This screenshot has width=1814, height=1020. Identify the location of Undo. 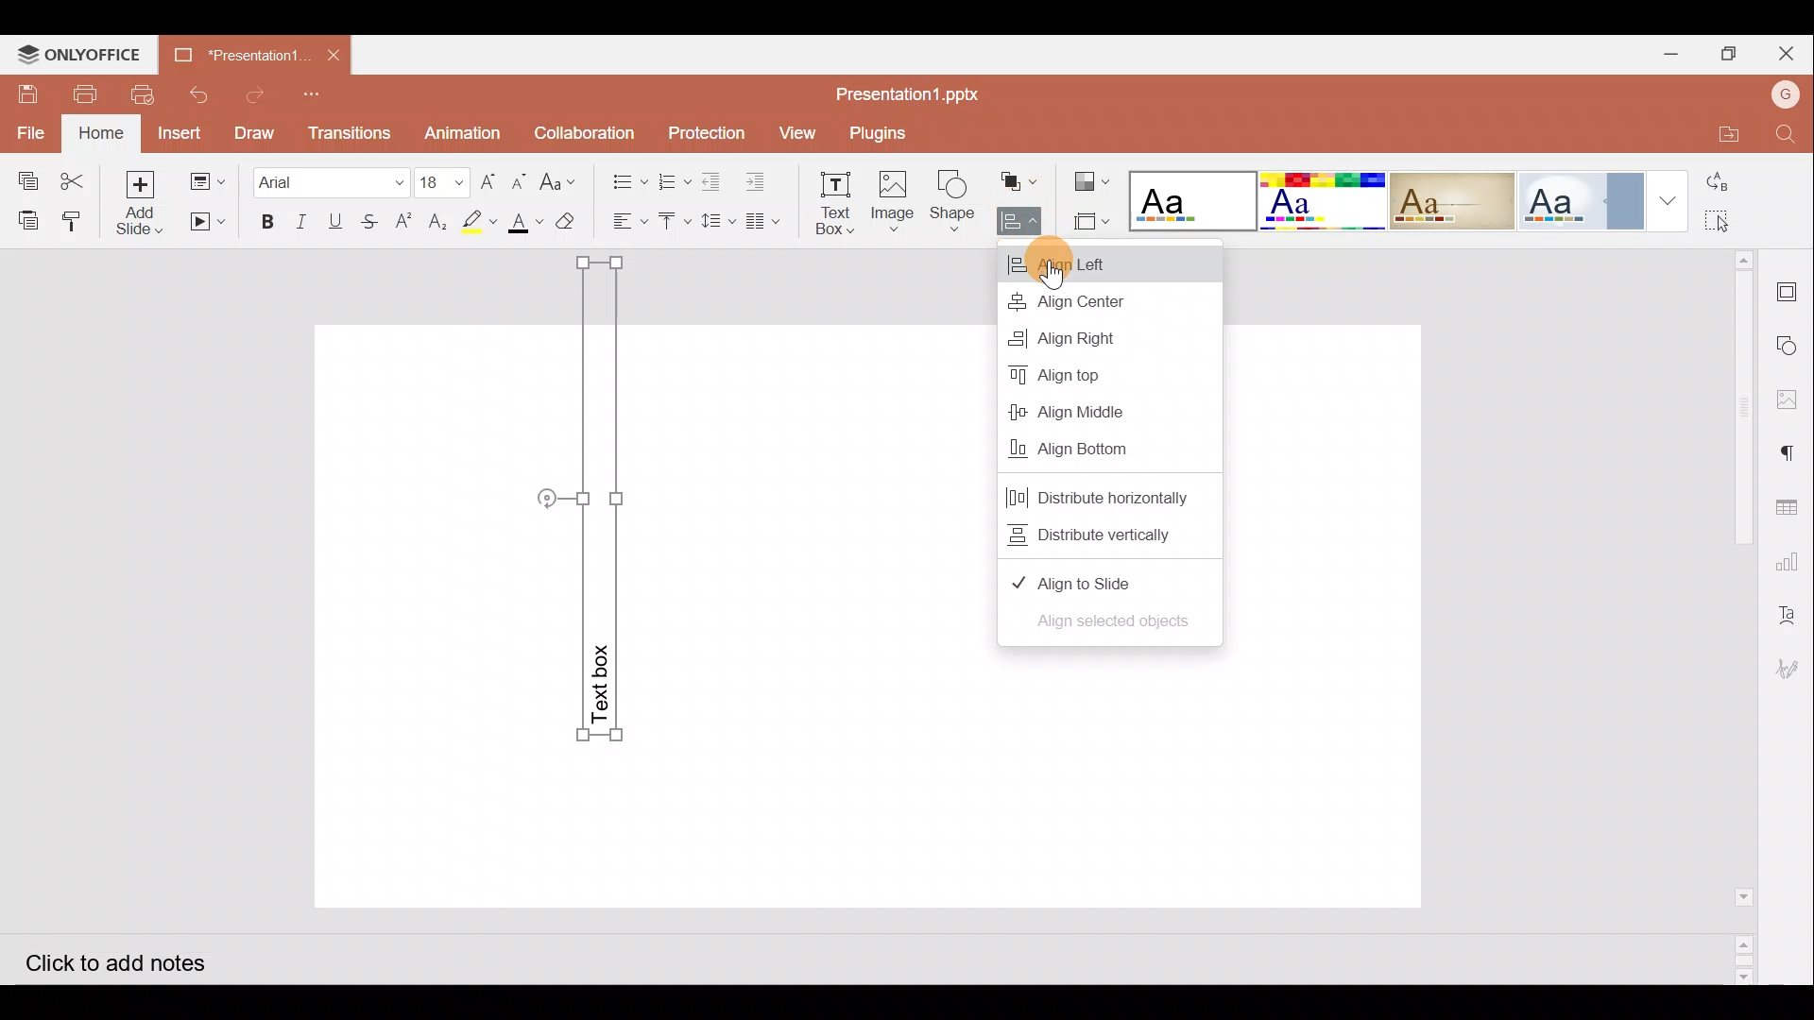
(196, 94).